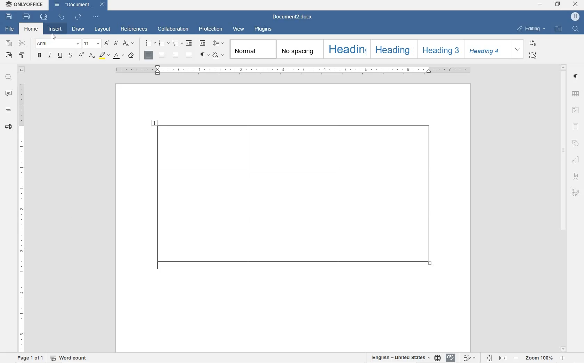  I want to click on justified, so click(188, 56).